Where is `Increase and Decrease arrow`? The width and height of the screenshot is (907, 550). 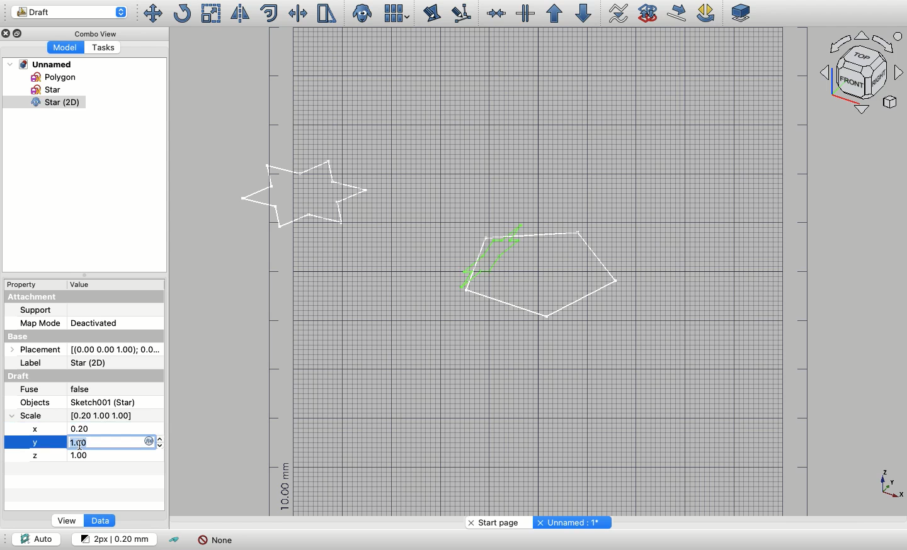
Increase and Decrease arrow is located at coordinates (162, 442).